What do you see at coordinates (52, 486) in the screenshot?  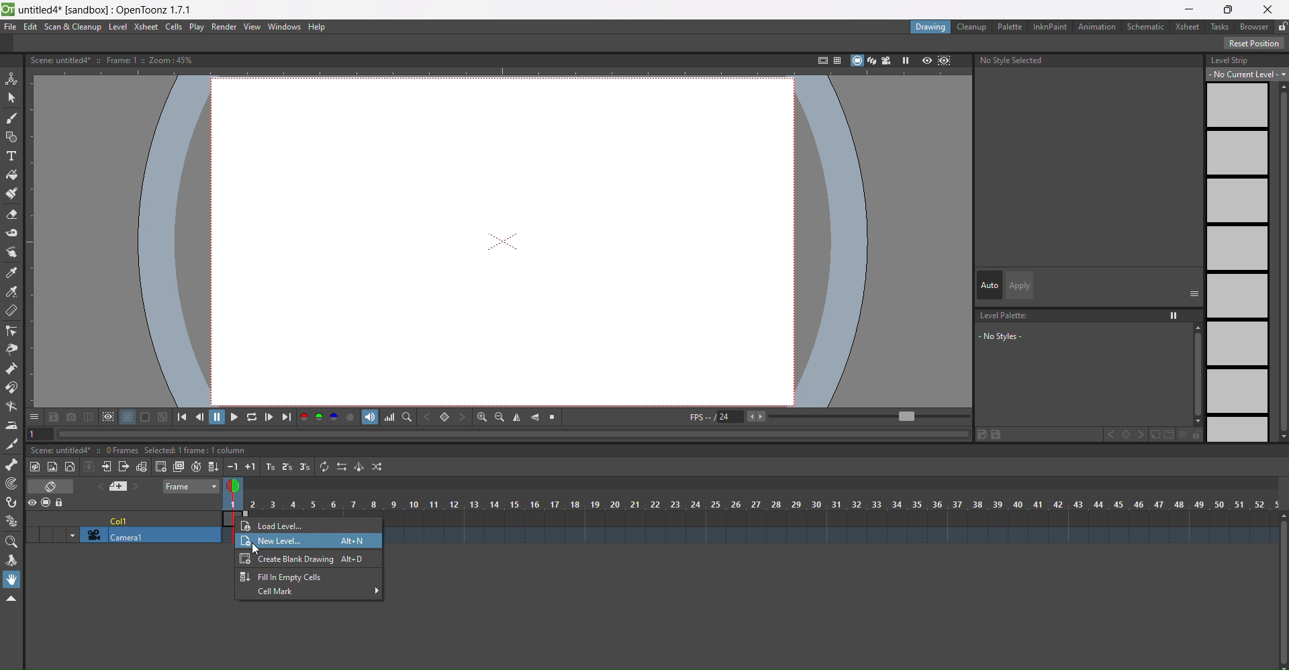 I see `` at bounding box center [52, 486].